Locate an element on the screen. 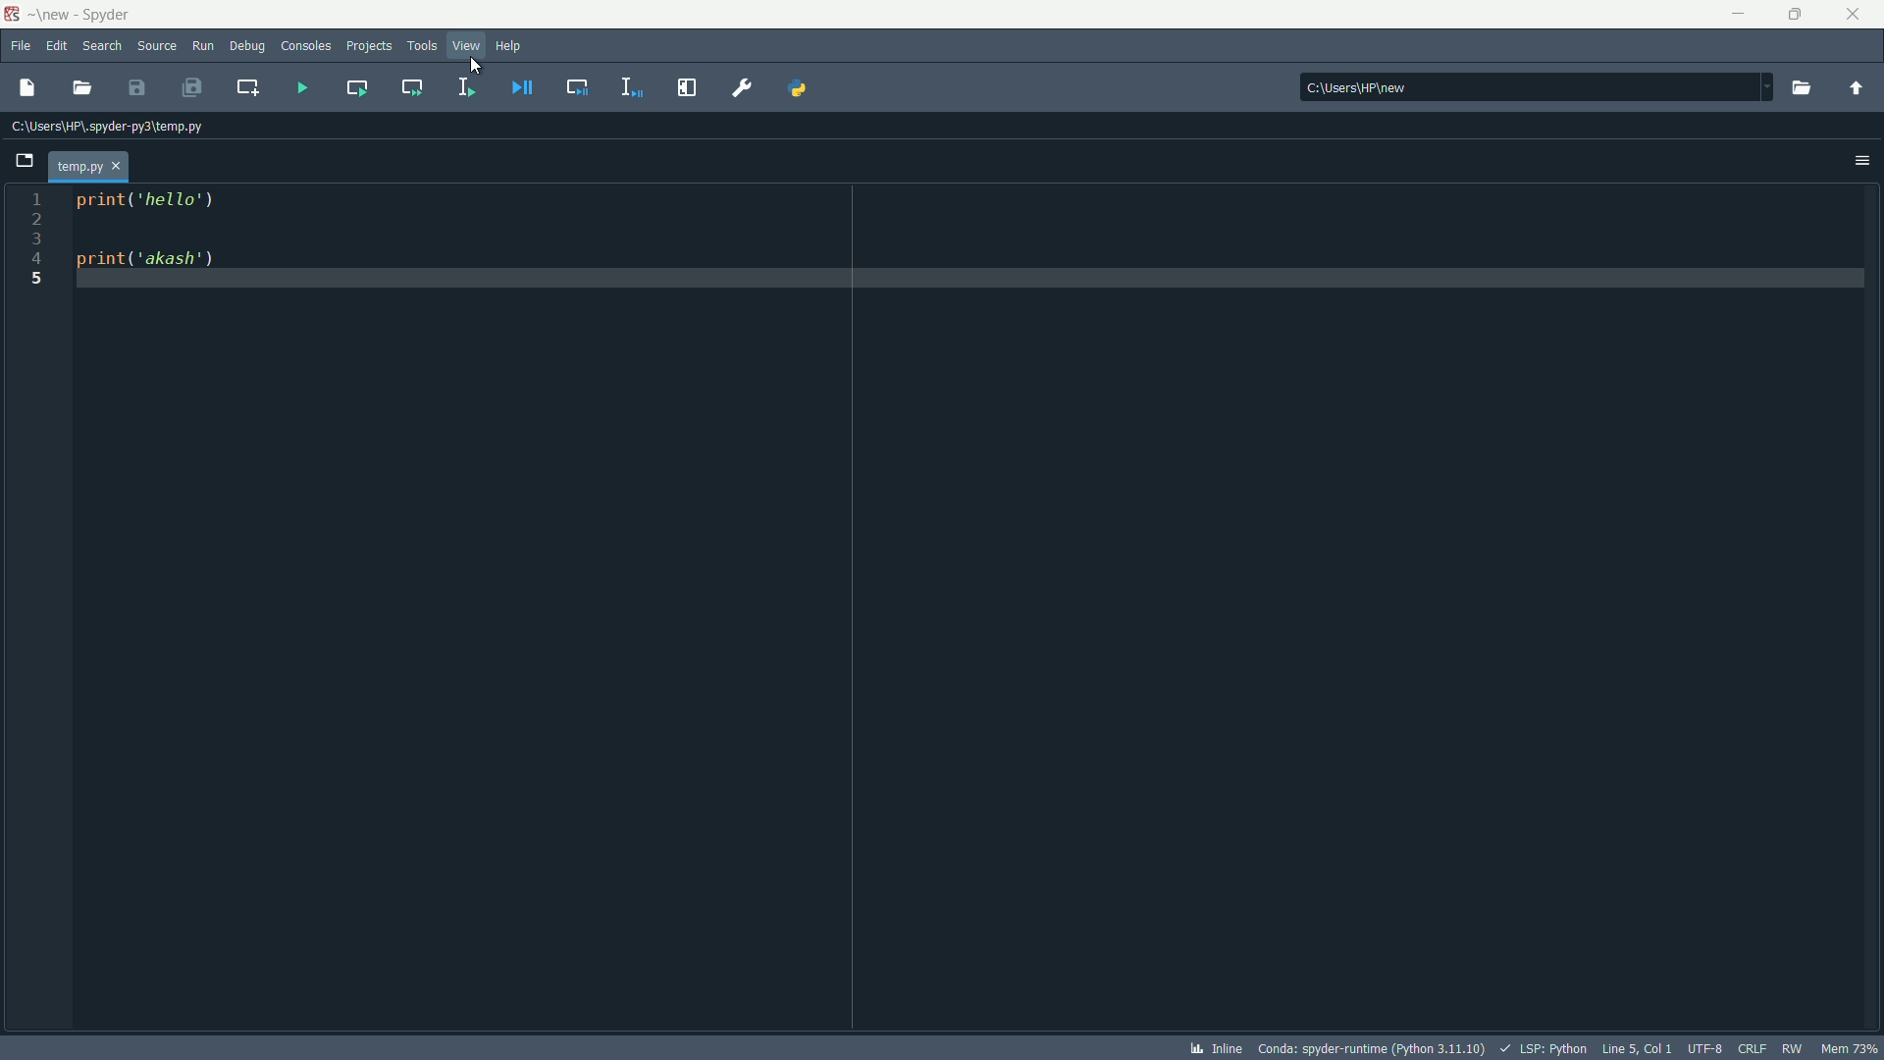 The width and height of the screenshot is (1884, 1060). C:\Users\HP\new is located at coordinates (1518, 87).